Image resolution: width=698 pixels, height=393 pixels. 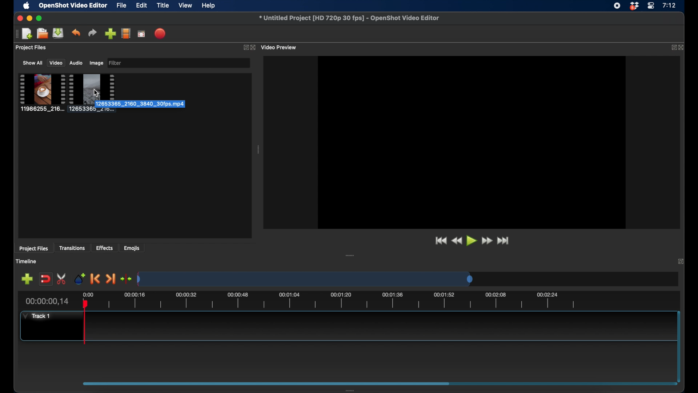 I want to click on drag handle, so click(x=15, y=34).